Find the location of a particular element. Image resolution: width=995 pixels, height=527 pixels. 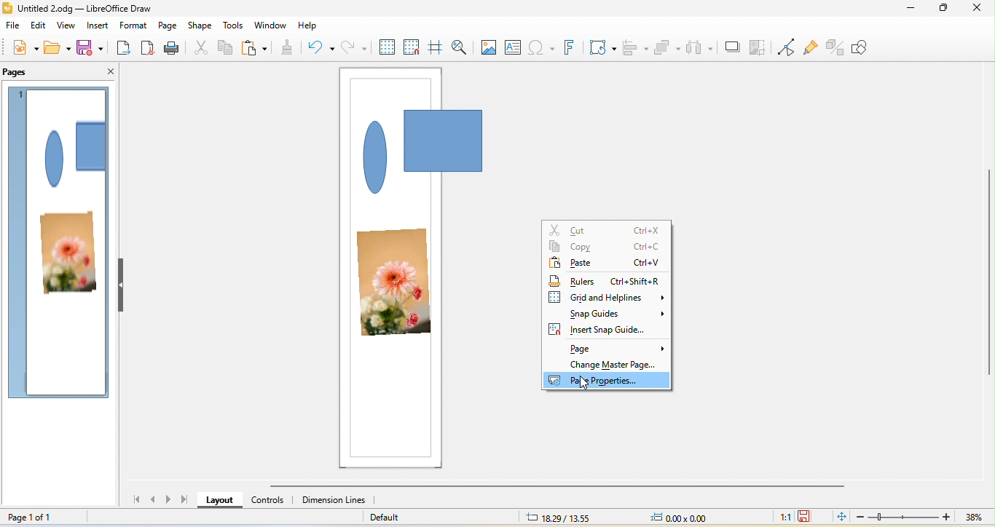

special character is located at coordinates (543, 48).